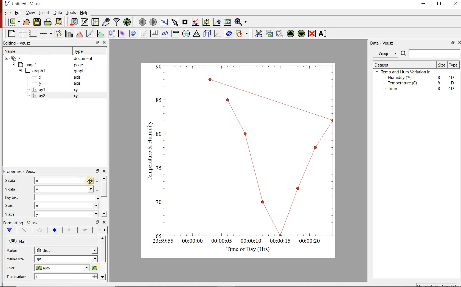 This screenshot has height=287, width=461. Describe the element at coordinates (401, 78) in the screenshot. I see `Humidity (%)` at that location.